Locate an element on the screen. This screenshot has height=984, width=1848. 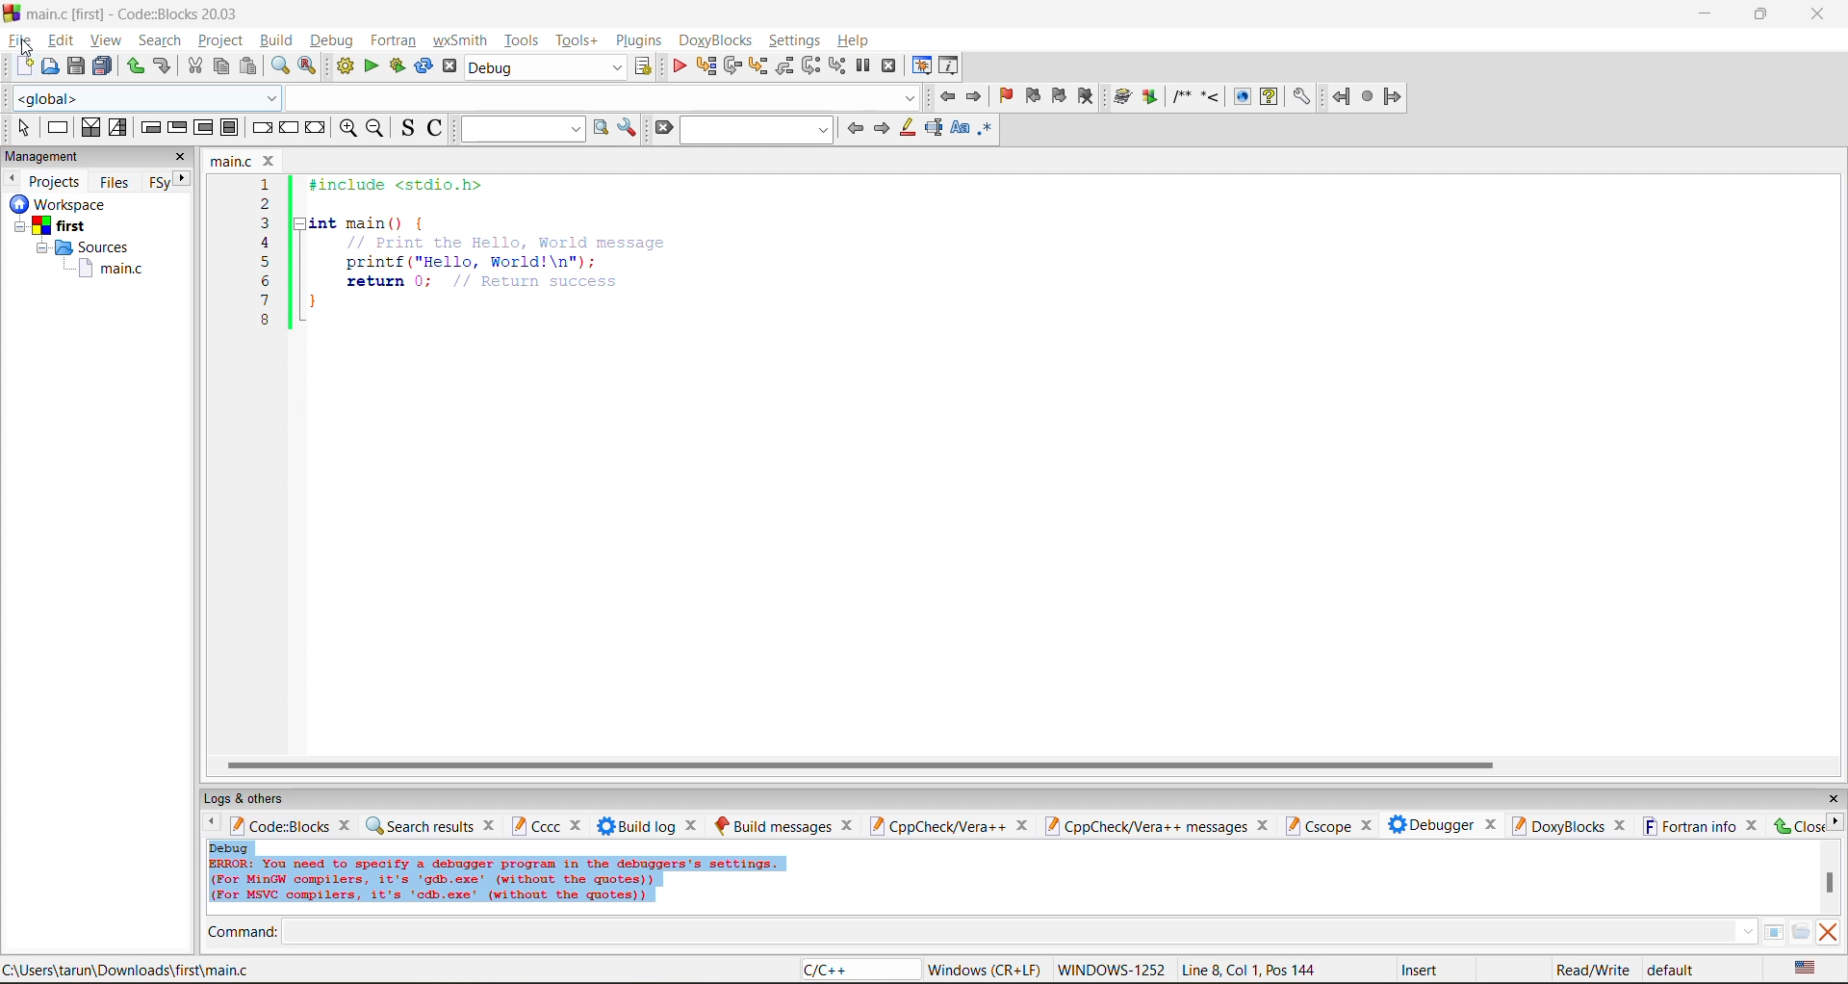
minimize is located at coordinates (1707, 14).